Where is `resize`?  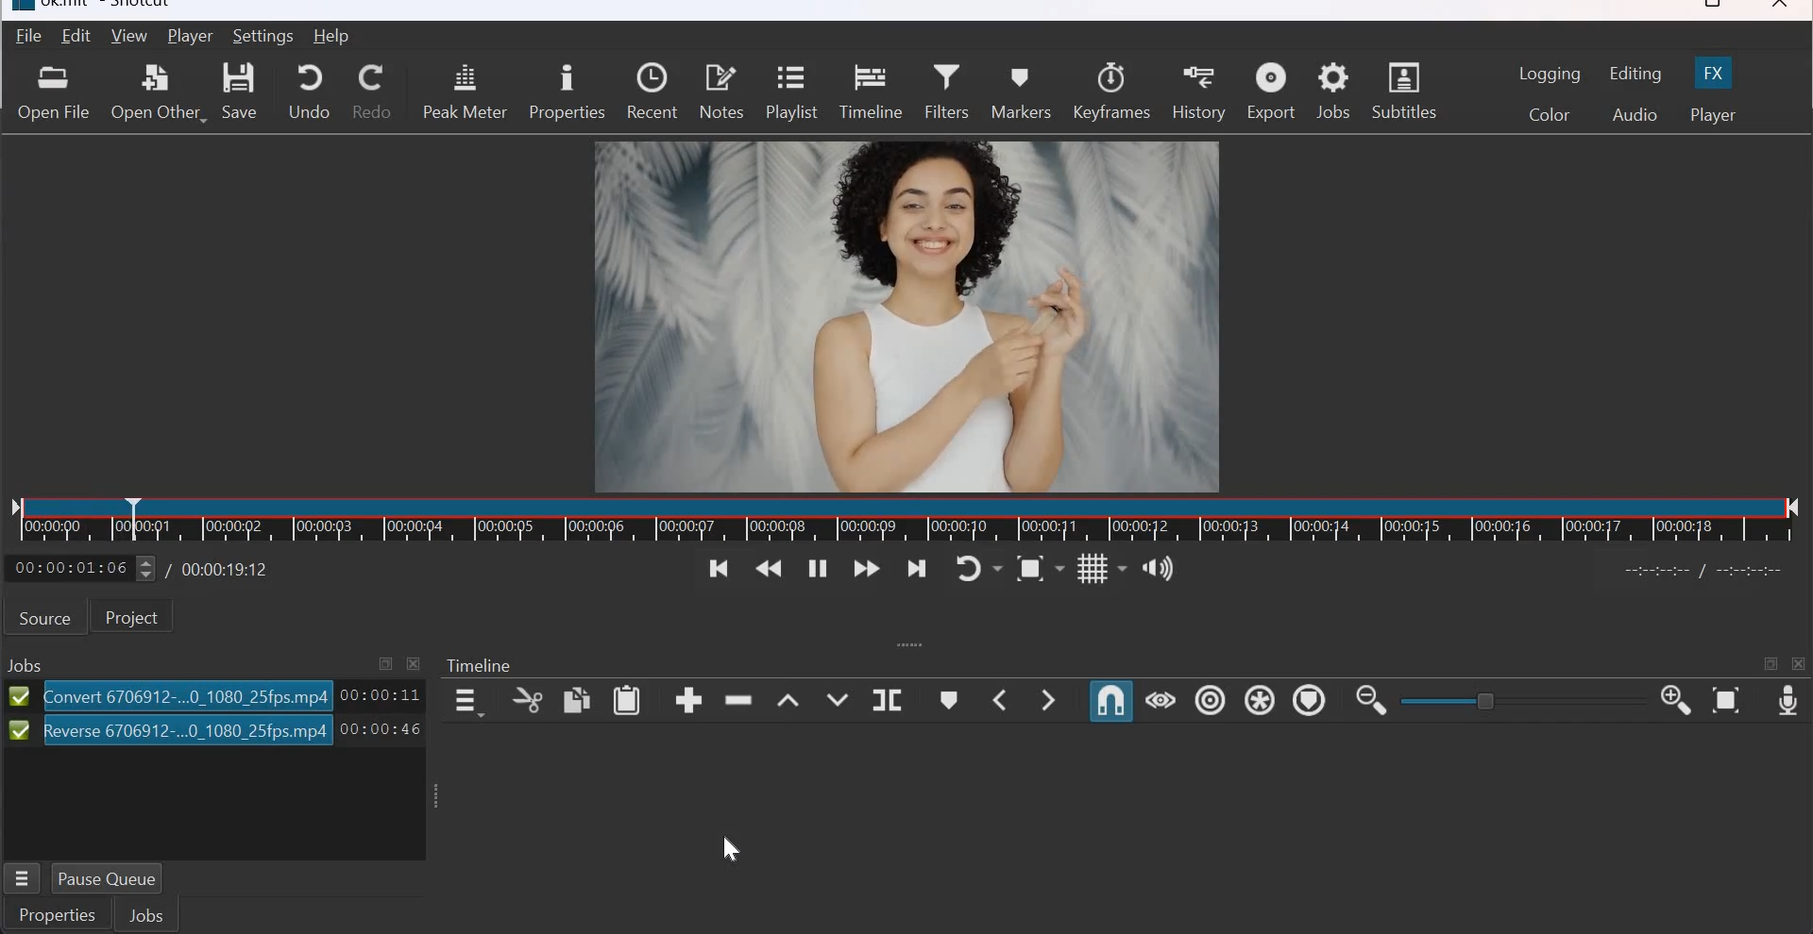 resize is located at coordinates (1709, 7).